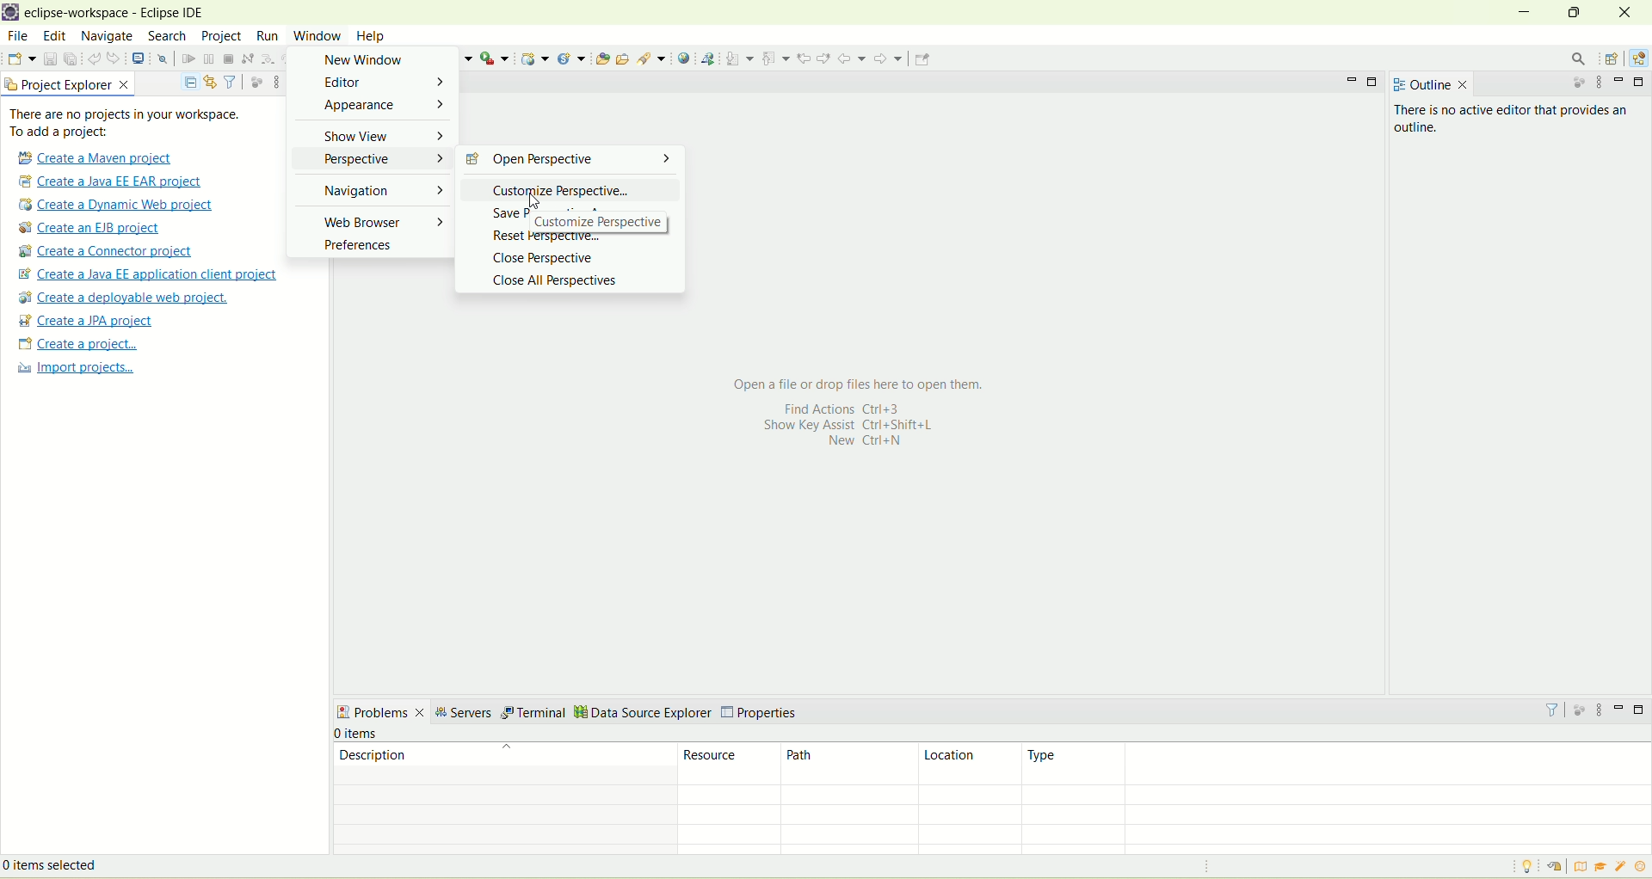 This screenshot has height=879, width=1652. Describe the element at coordinates (1349, 80) in the screenshot. I see `minimize` at that location.